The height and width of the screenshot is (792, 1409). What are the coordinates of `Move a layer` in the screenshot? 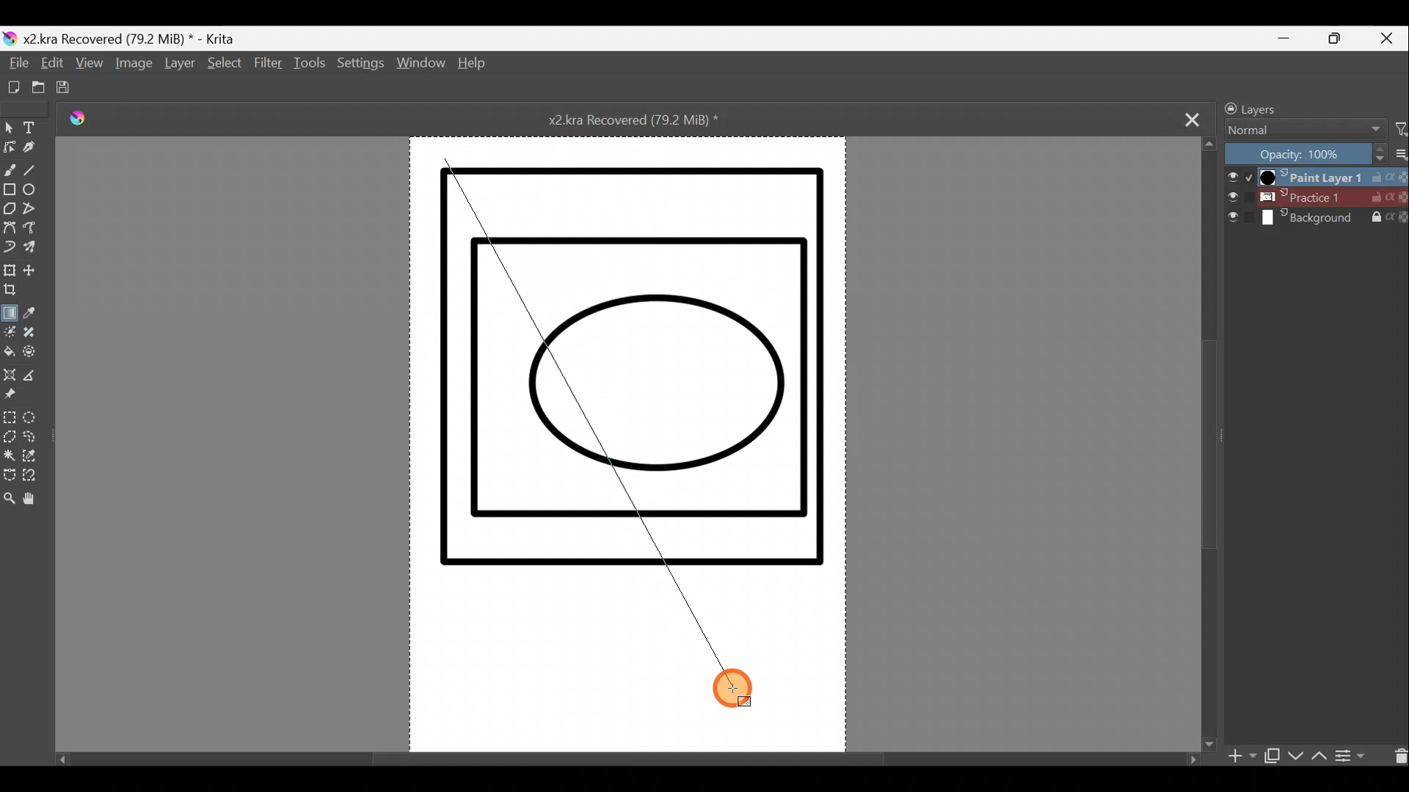 It's located at (37, 270).